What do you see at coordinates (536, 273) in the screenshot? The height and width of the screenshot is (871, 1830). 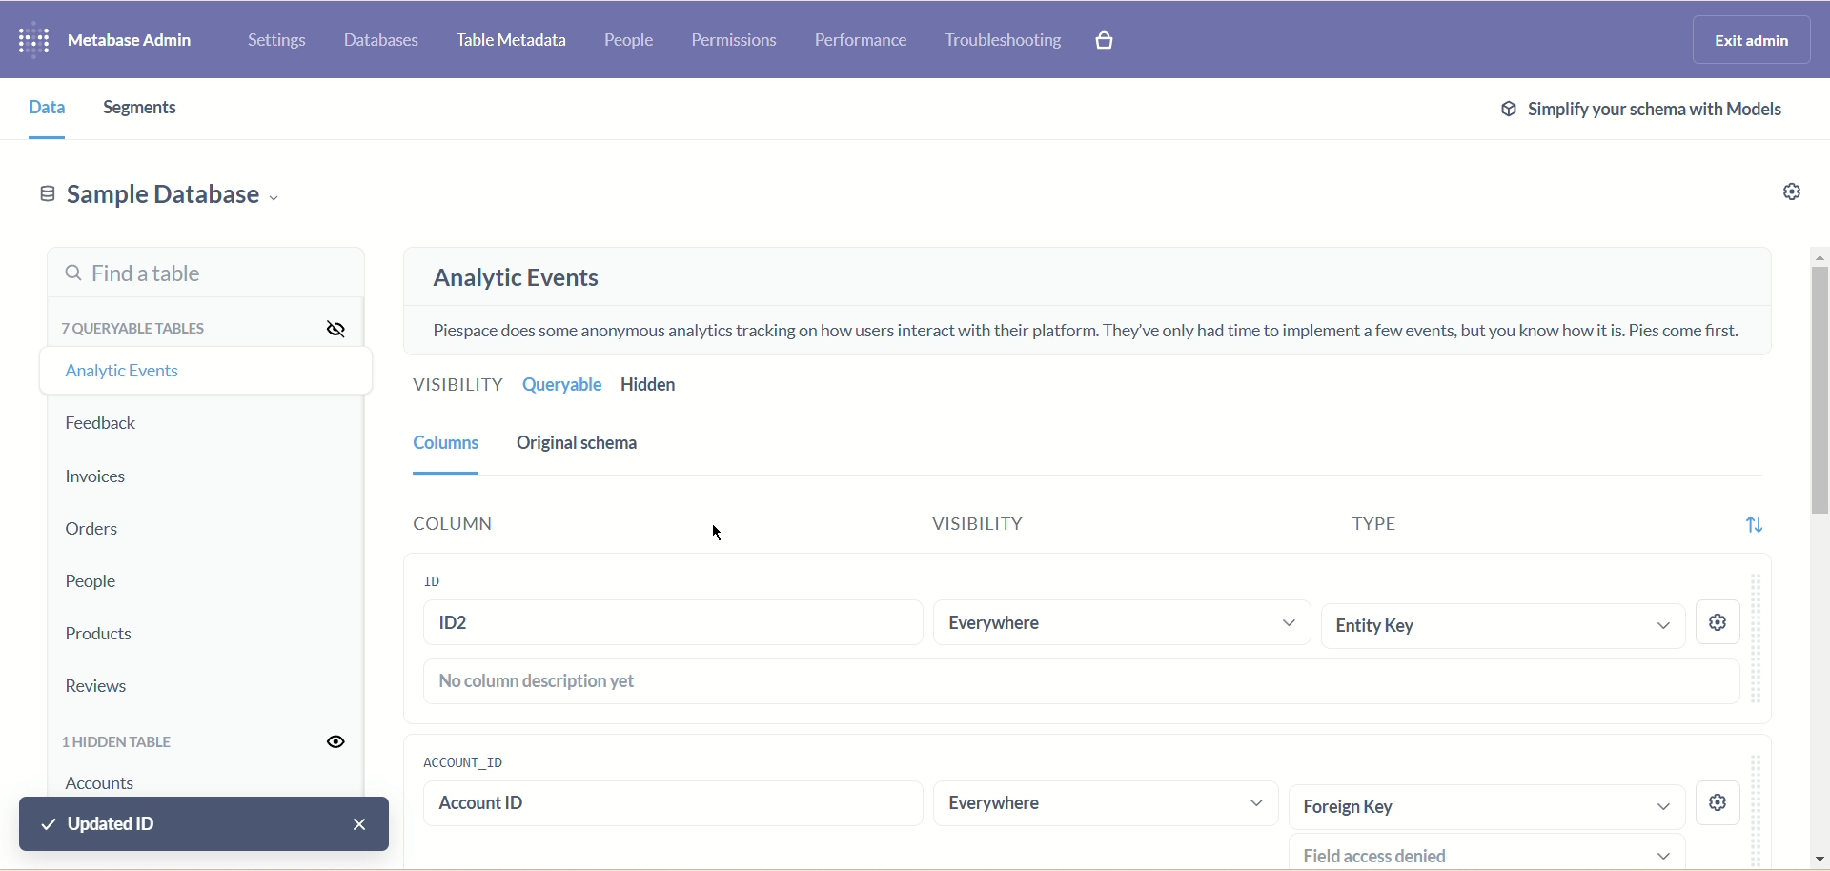 I see `Analytic events` at bounding box center [536, 273].